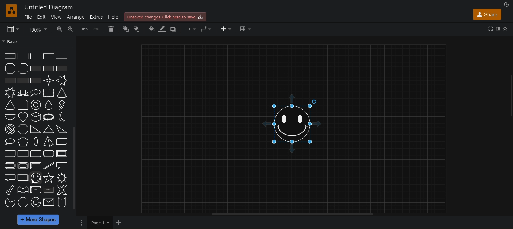 The height and width of the screenshot is (229, 513). I want to click on flash, so click(61, 105).